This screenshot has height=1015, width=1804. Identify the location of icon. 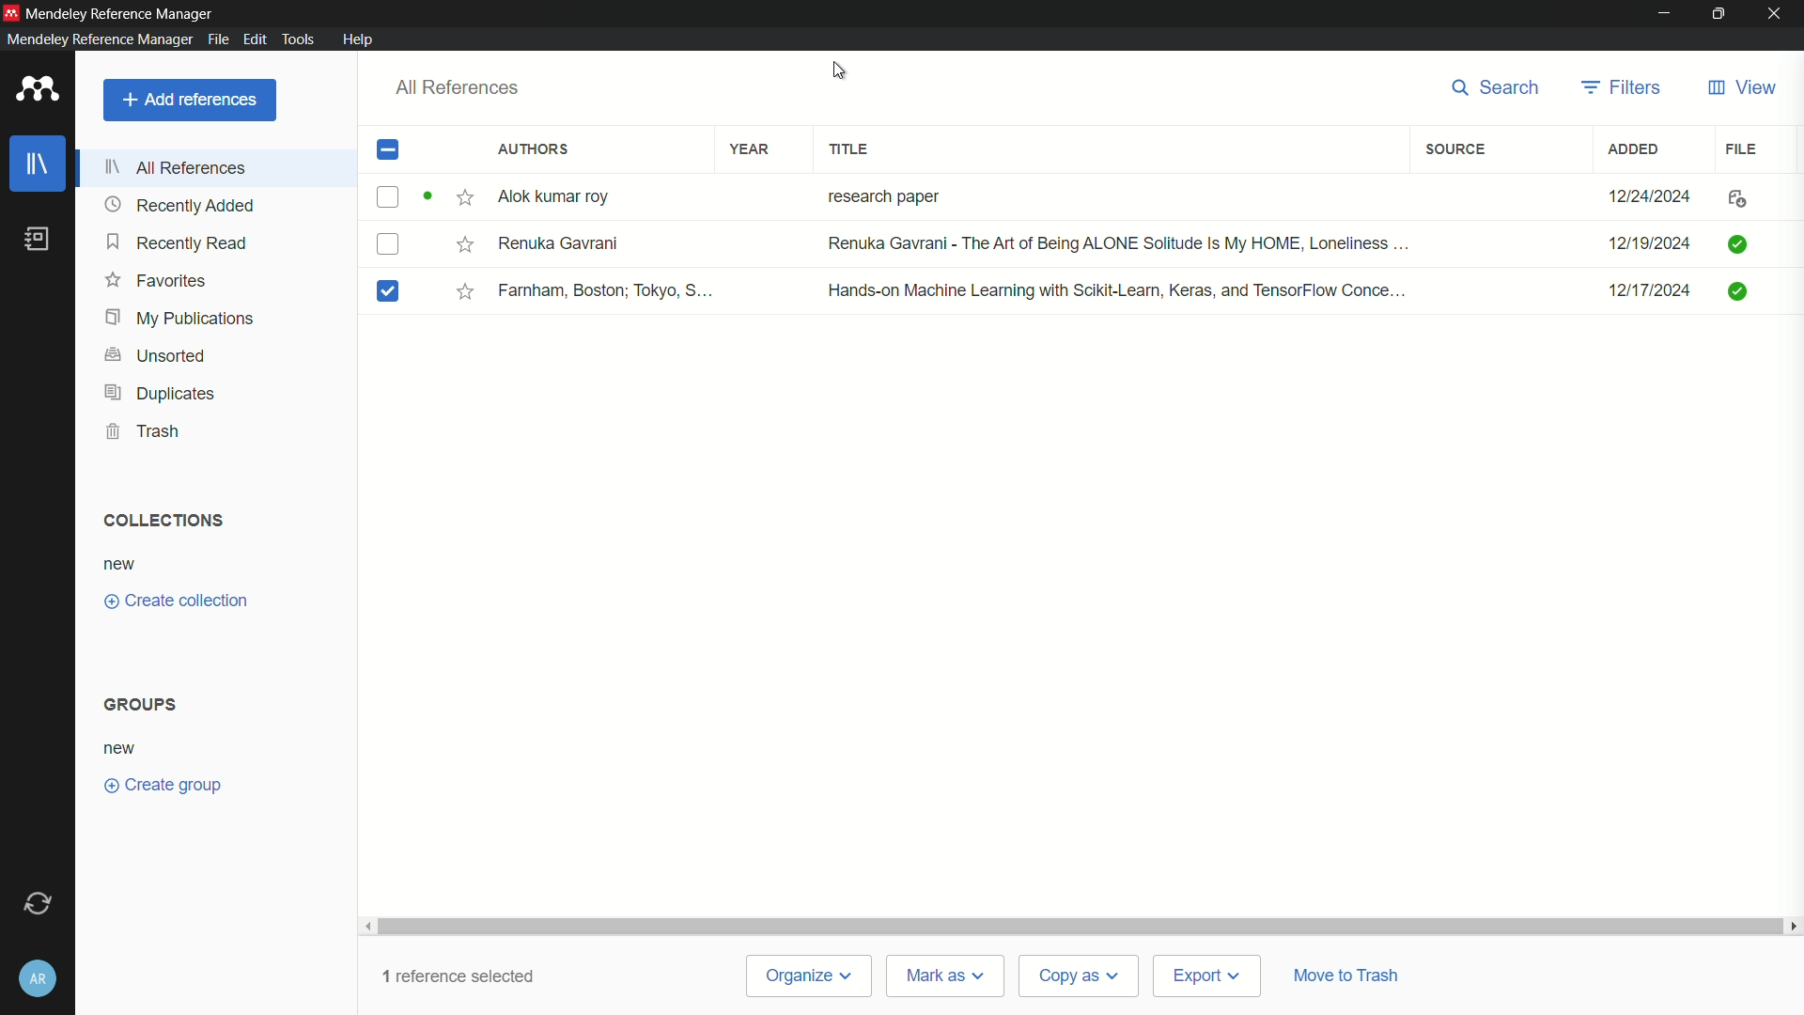
(1734, 293).